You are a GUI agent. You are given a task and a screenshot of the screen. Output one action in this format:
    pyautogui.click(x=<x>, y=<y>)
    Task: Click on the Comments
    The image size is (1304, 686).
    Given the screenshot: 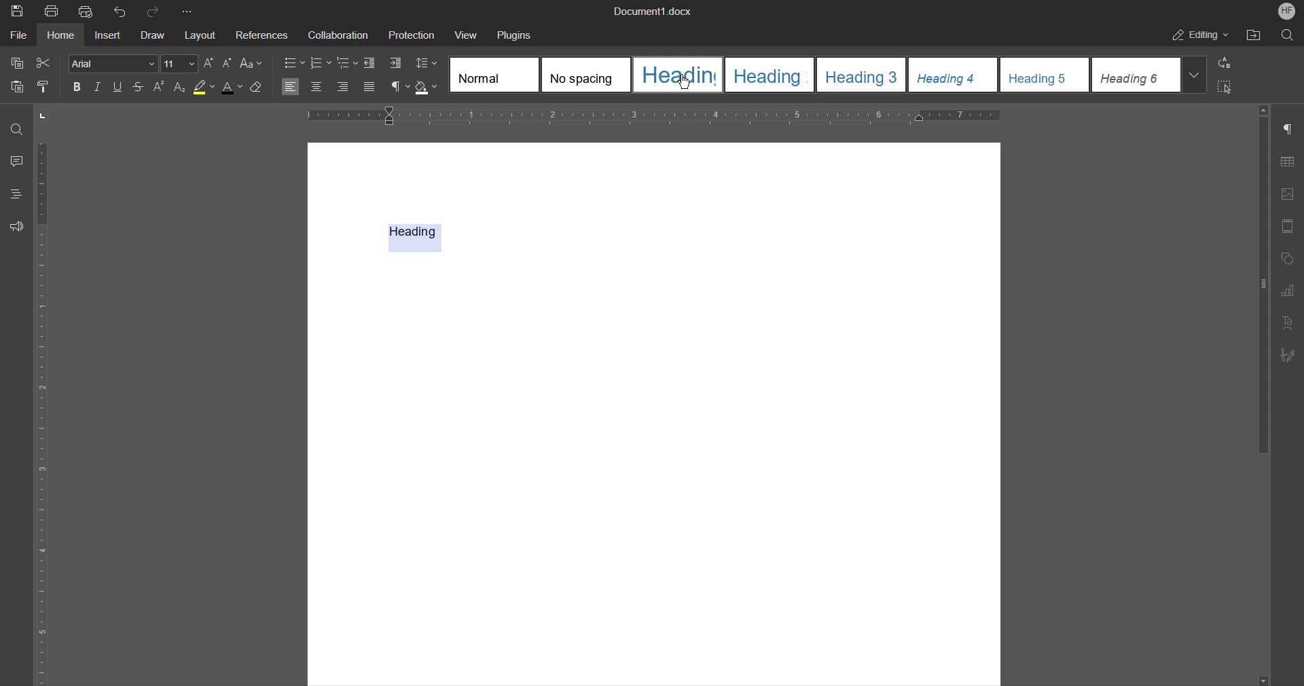 What is the action you would take?
    pyautogui.click(x=13, y=162)
    